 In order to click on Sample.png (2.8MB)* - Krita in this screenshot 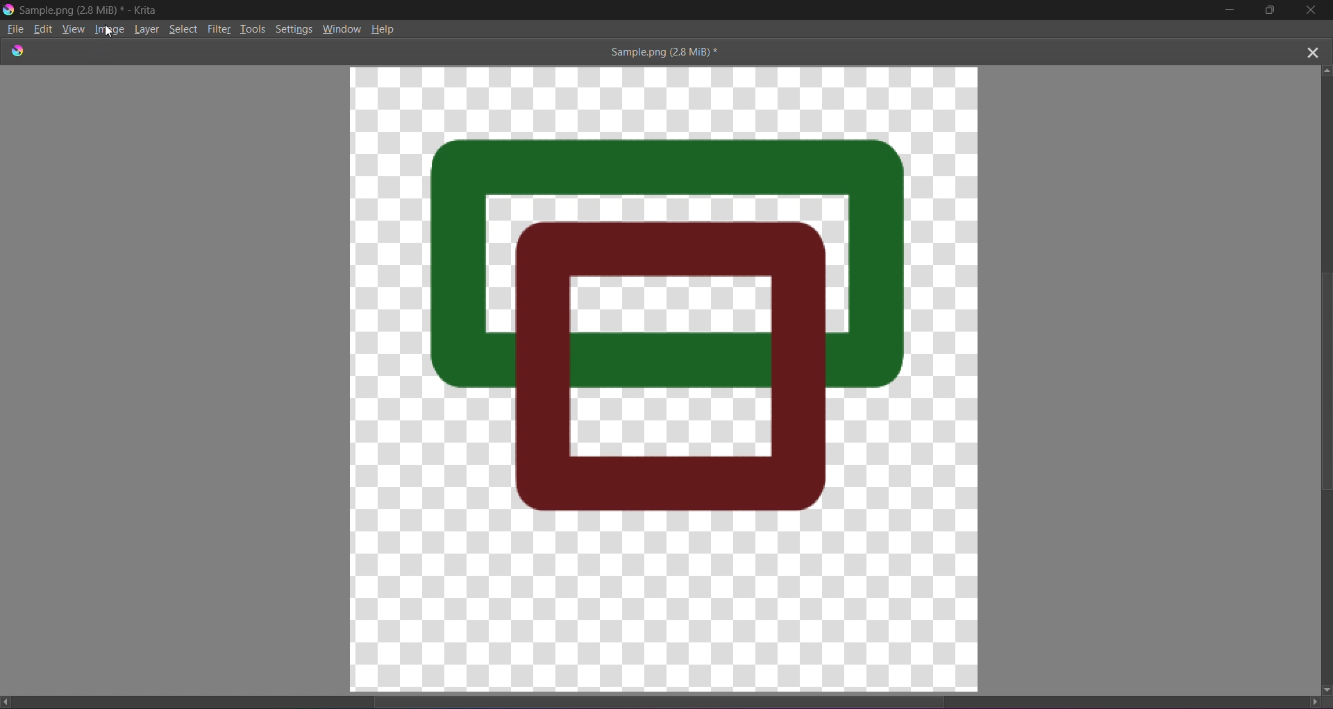, I will do `click(90, 10)`.